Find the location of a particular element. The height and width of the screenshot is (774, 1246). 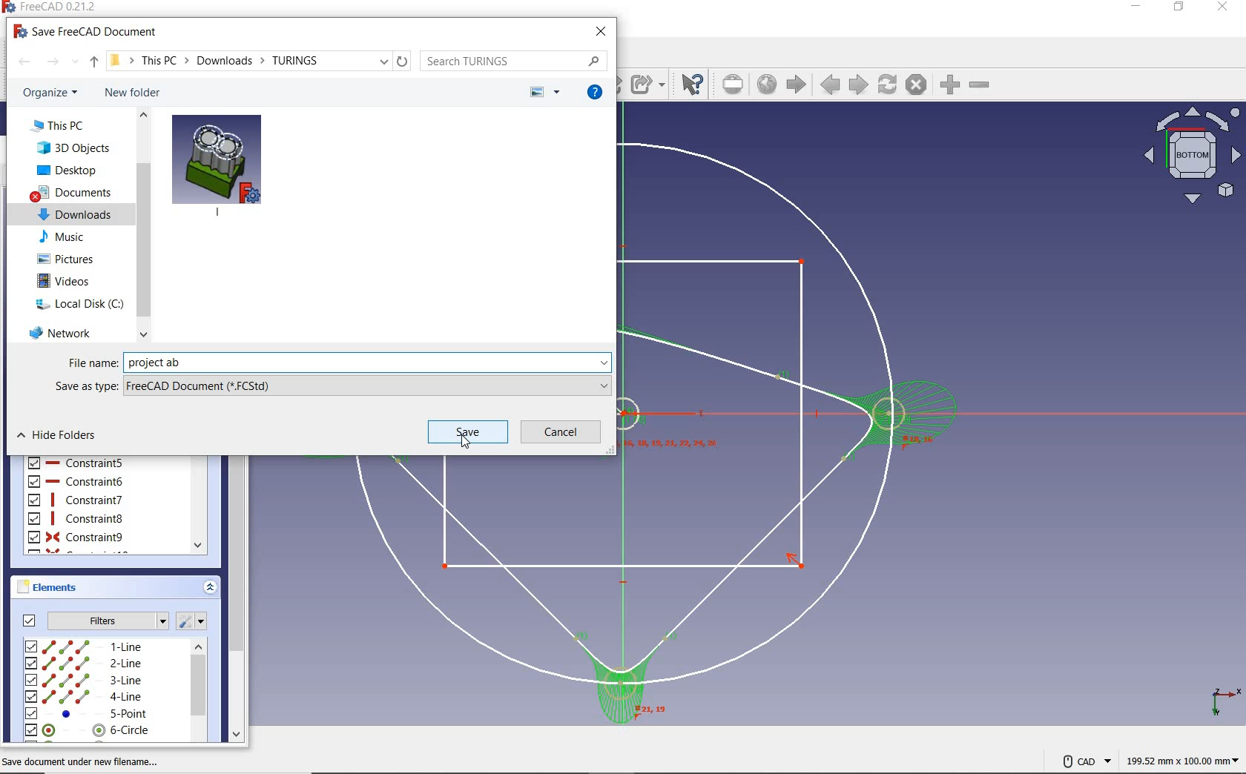

music is located at coordinates (61, 236).